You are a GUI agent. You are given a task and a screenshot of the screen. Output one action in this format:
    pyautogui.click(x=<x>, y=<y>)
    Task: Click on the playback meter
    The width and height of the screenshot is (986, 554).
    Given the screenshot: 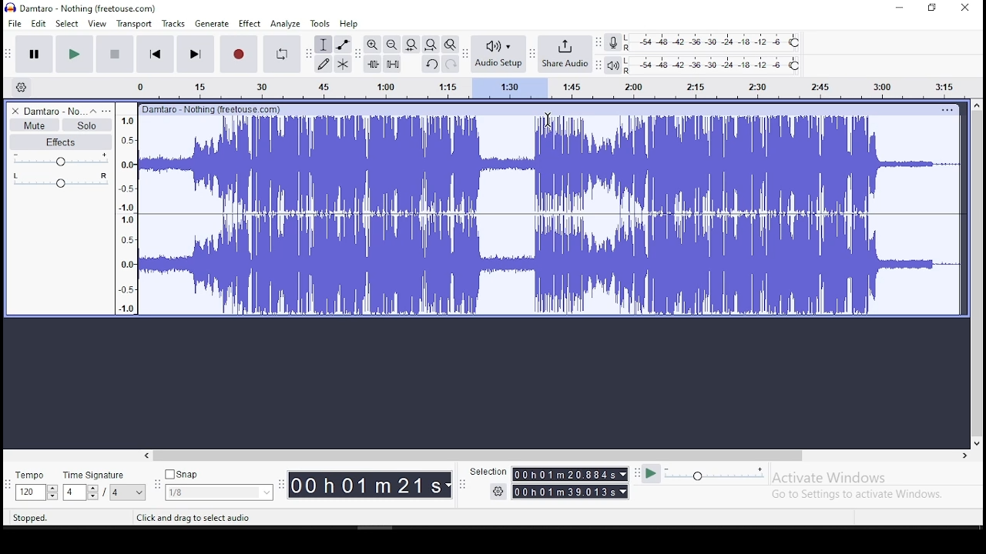 What is the action you would take?
    pyautogui.click(x=614, y=65)
    